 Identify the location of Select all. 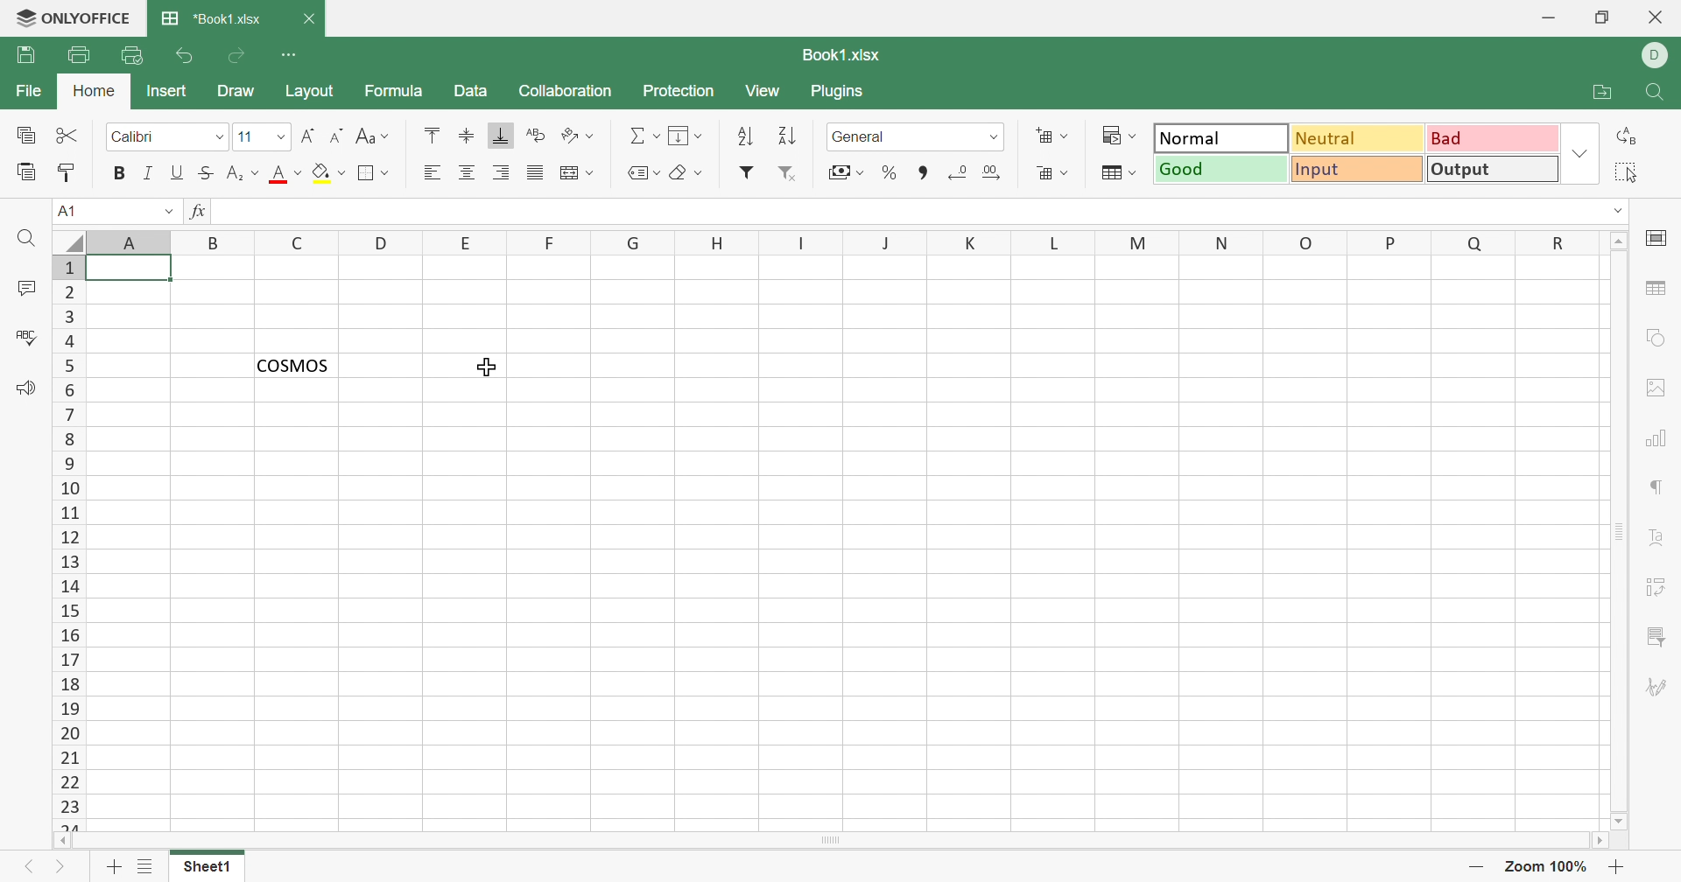
(1626, 172).